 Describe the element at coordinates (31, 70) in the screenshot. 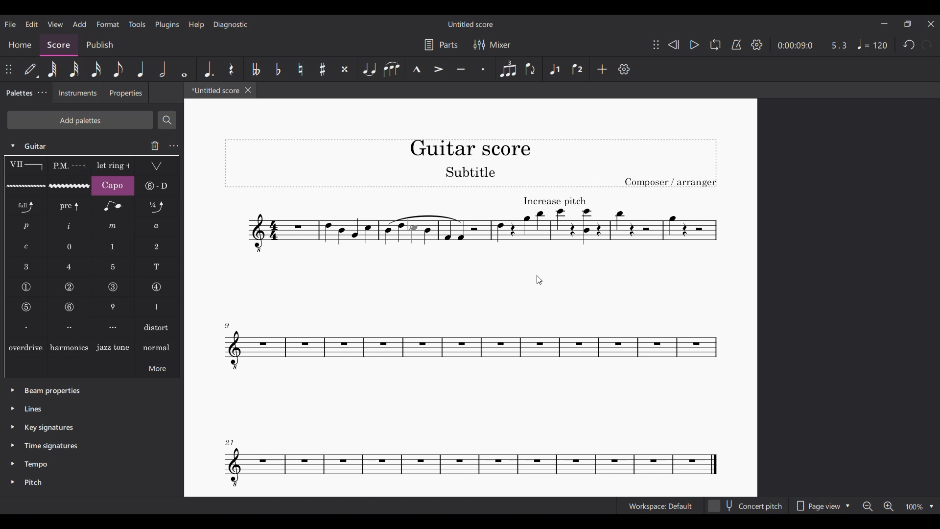

I see `Default` at that location.